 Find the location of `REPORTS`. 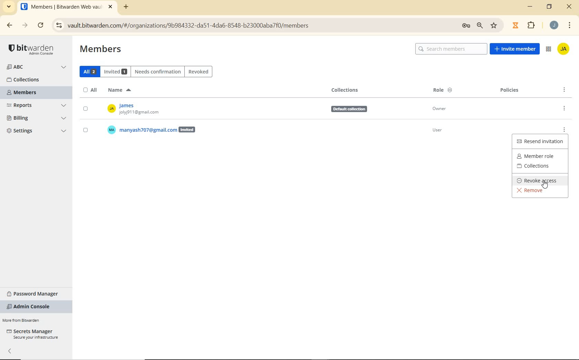

REPORTS is located at coordinates (38, 106).